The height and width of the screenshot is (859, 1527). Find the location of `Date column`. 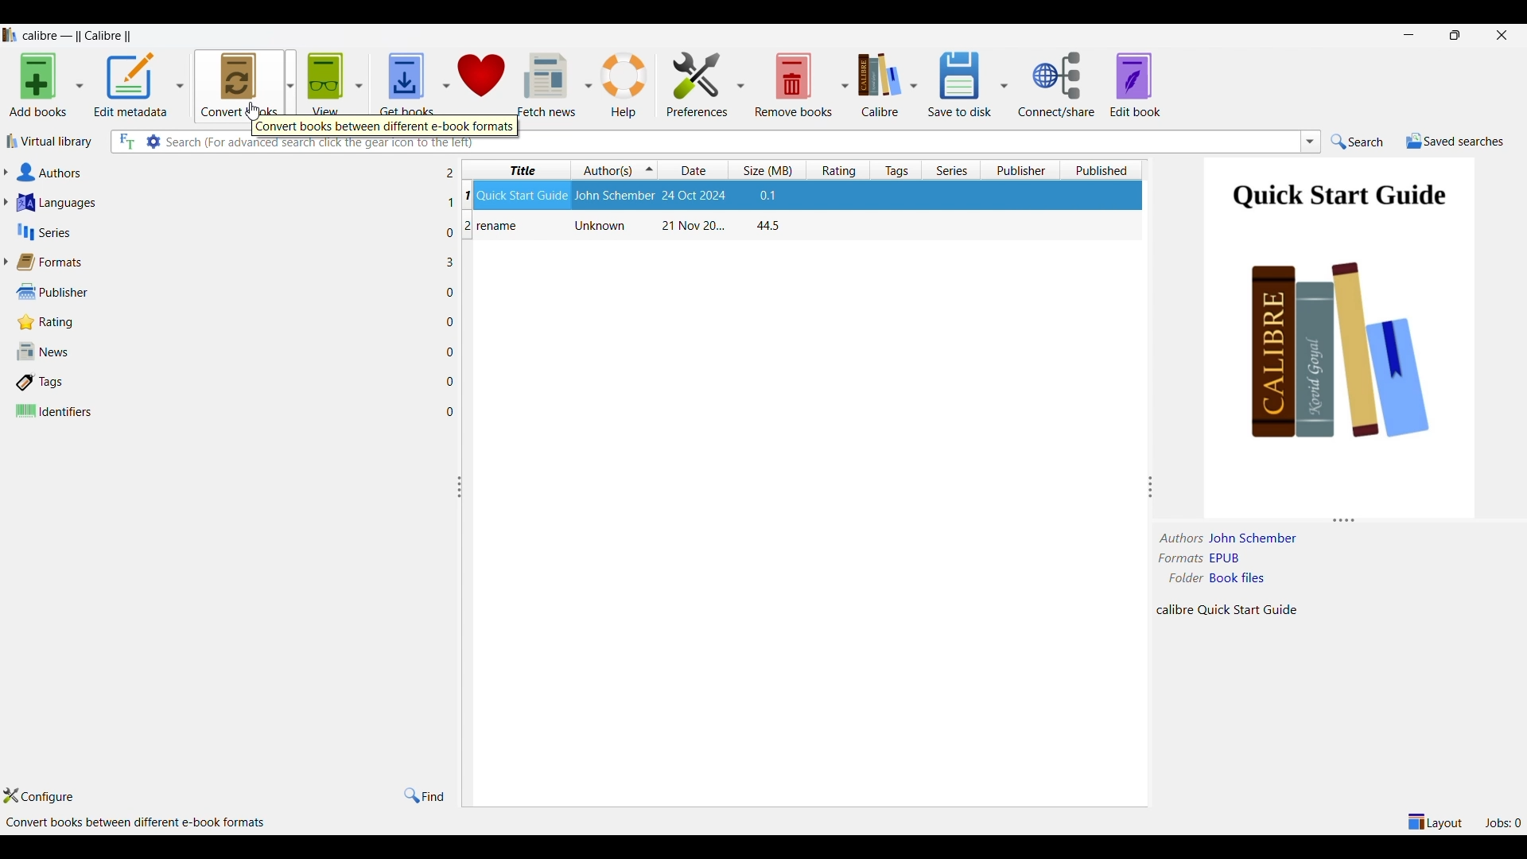

Date column is located at coordinates (694, 170).